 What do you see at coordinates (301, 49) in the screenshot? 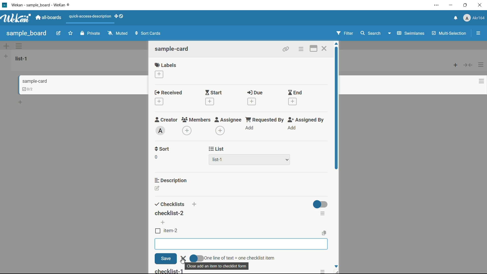
I see `card actions` at bounding box center [301, 49].